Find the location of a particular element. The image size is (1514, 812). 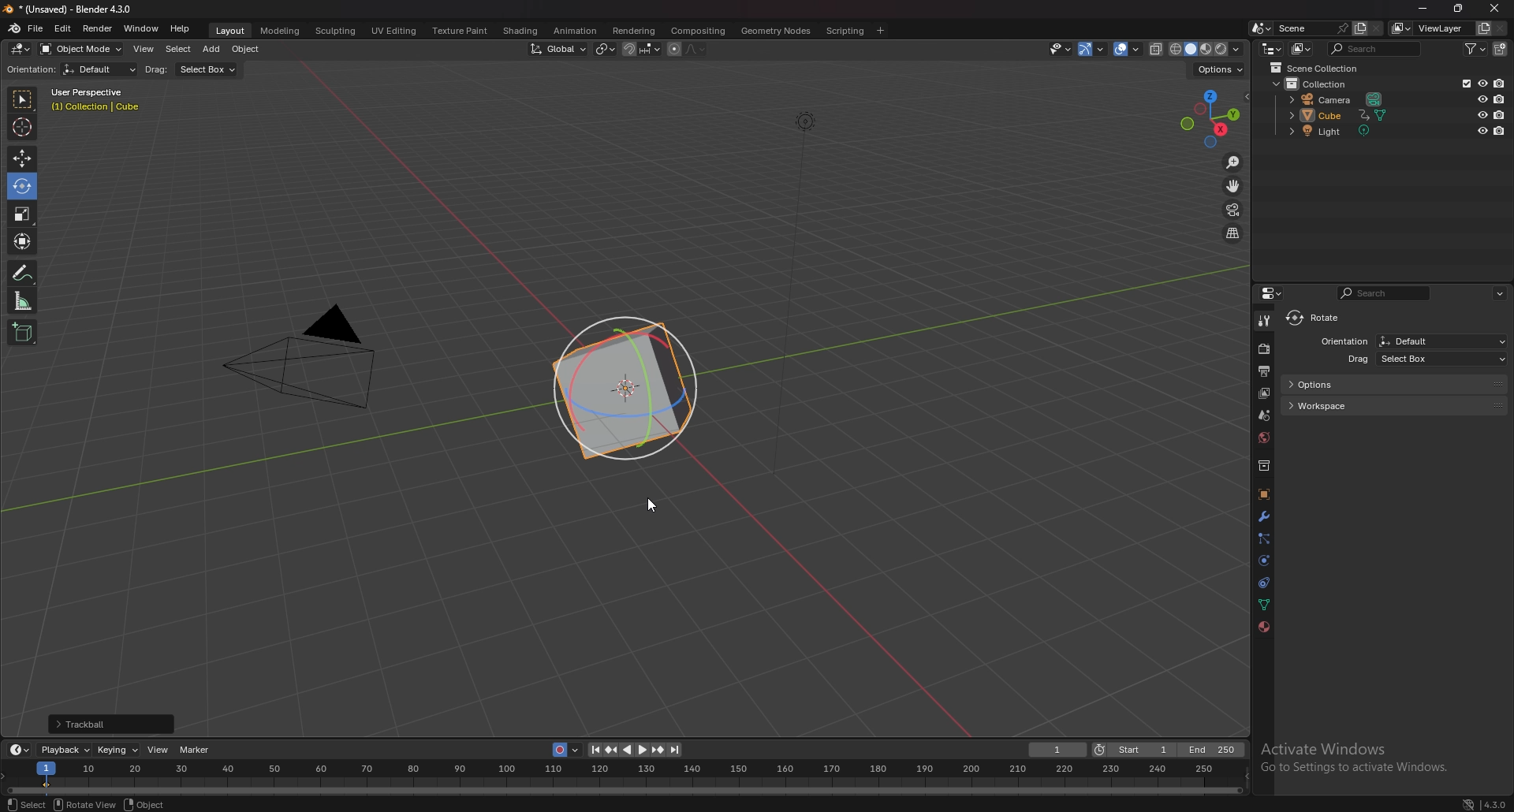

Maximize is located at coordinates (1460, 9).